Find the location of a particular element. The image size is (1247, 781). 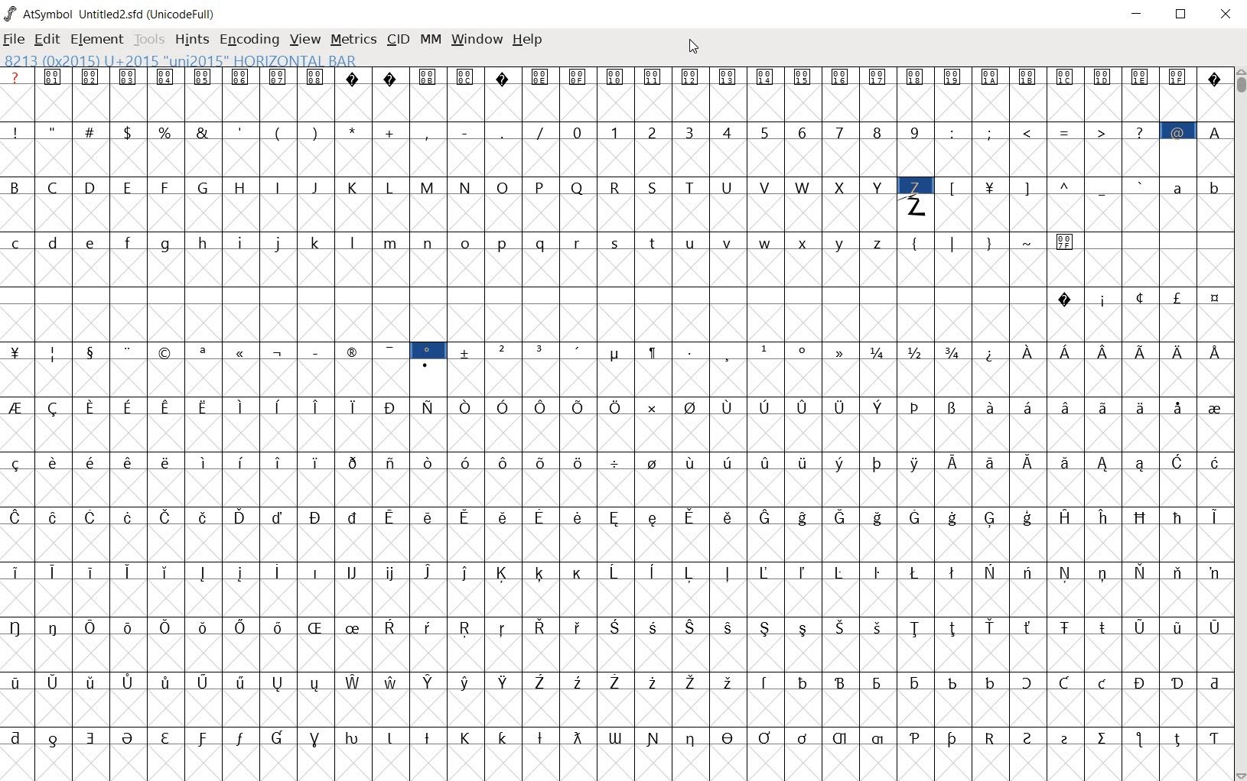

glyph characters is located at coordinates (615, 421).